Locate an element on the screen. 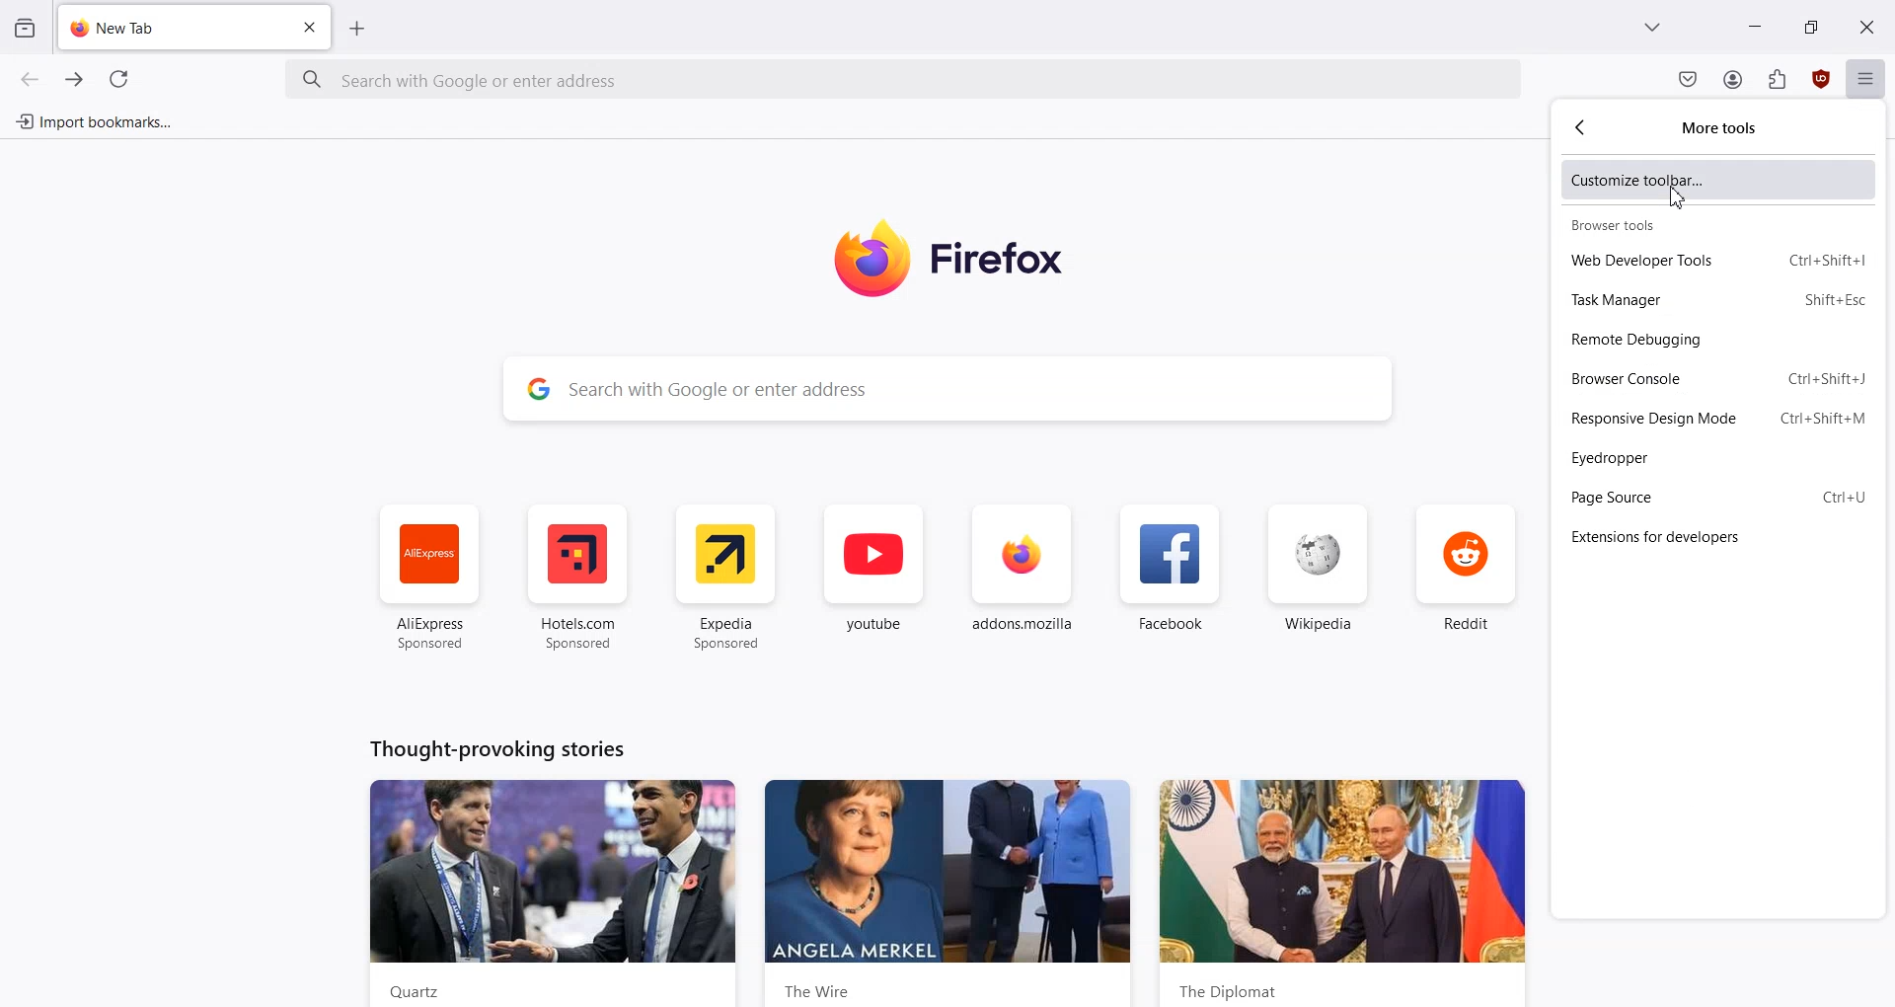 This screenshot has width=1895, height=1007. Shortcut key is located at coordinates (1824, 418).